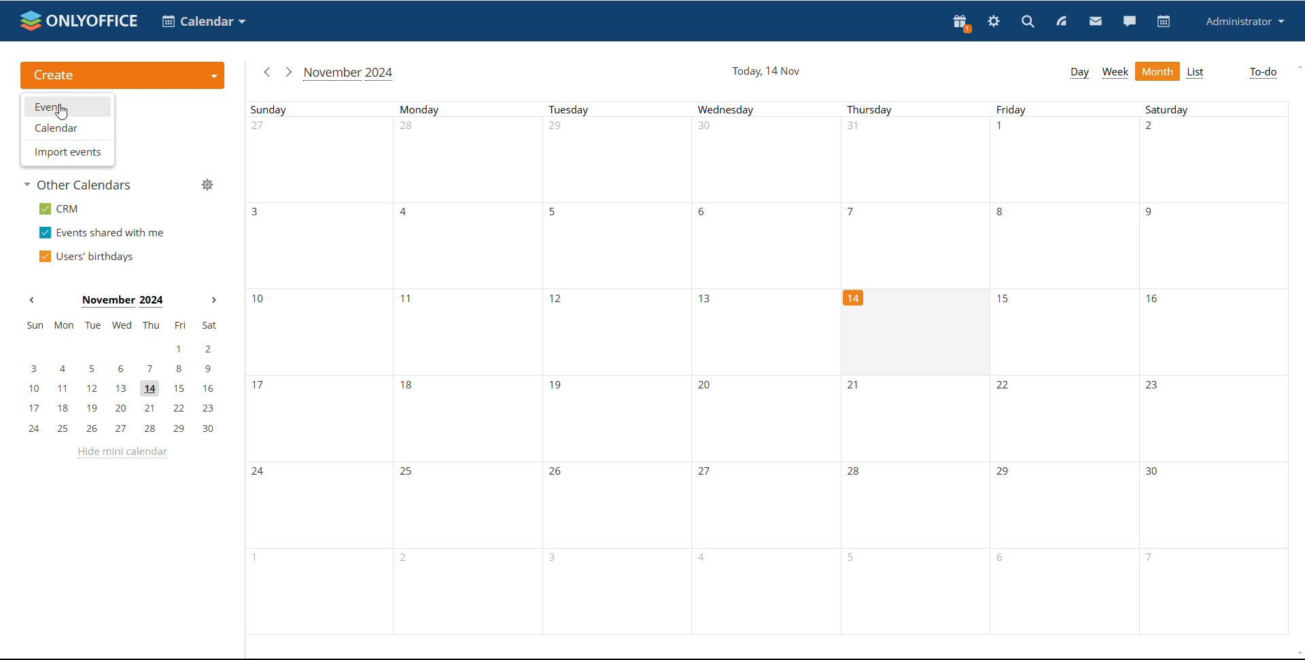  I want to click on events shared with me, so click(103, 232).